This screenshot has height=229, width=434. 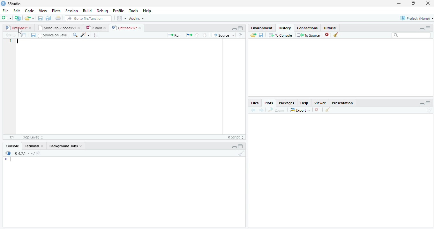 I want to click on Top level, so click(x=32, y=137).